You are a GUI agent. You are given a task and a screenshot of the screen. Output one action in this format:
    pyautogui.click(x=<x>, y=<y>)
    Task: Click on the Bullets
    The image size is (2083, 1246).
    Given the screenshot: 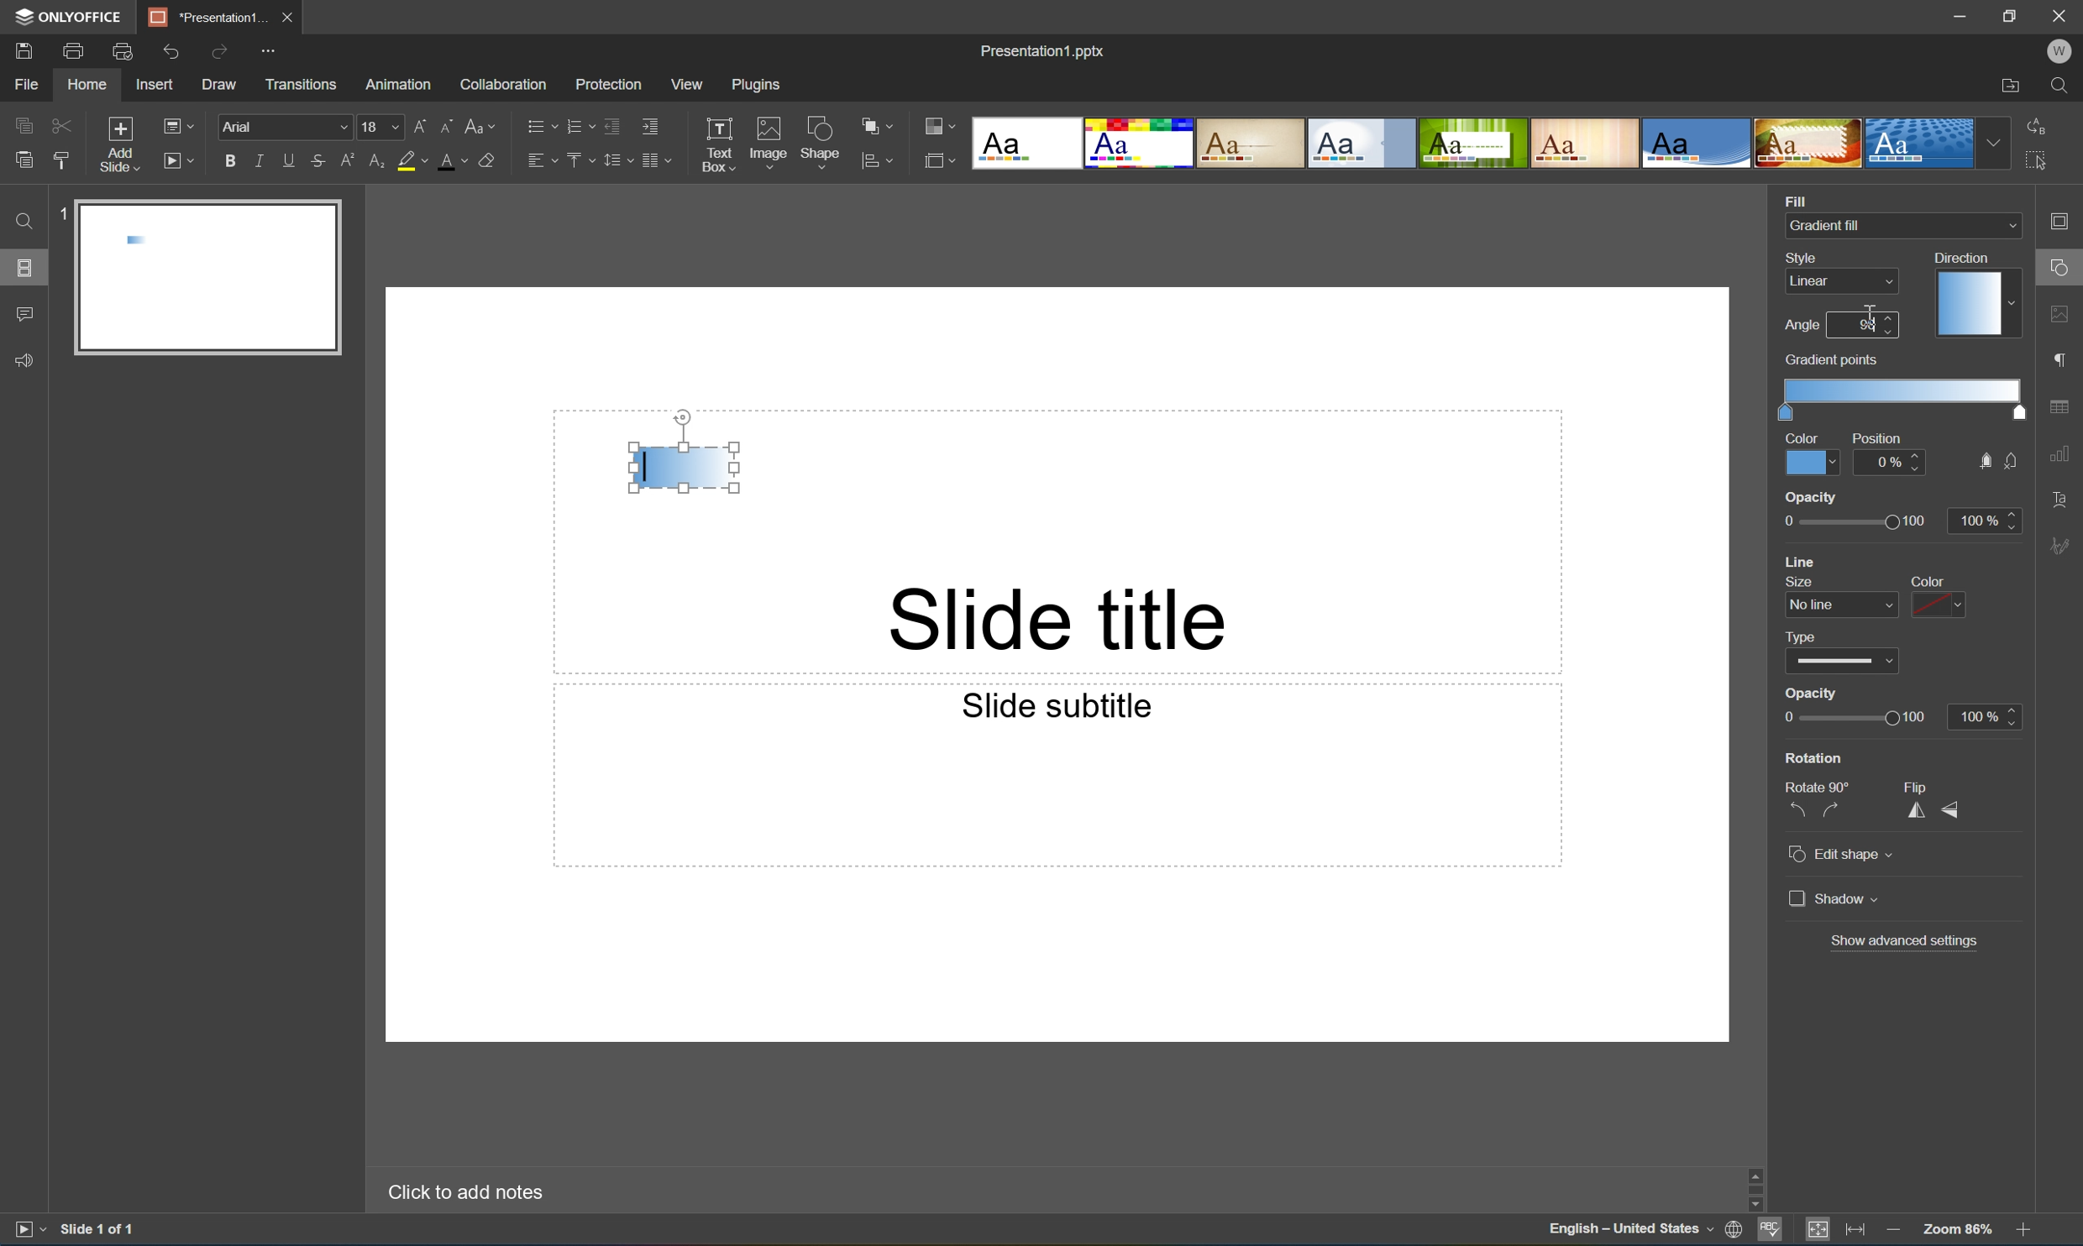 What is the action you would take?
    pyautogui.click(x=538, y=123)
    